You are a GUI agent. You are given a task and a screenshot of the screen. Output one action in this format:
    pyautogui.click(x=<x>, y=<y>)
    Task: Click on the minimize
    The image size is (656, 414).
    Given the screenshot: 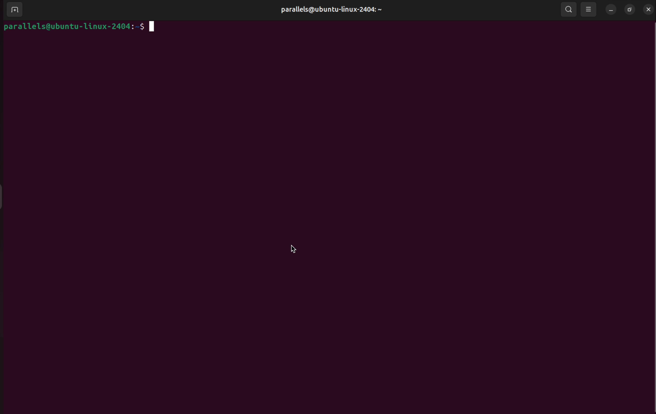 What is the action you would take?
    pyautogui.click(x=611, y=11)
    